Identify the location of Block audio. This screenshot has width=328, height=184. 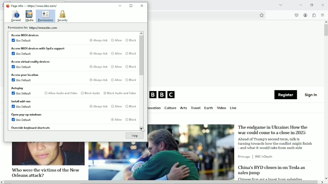
(91, 93).